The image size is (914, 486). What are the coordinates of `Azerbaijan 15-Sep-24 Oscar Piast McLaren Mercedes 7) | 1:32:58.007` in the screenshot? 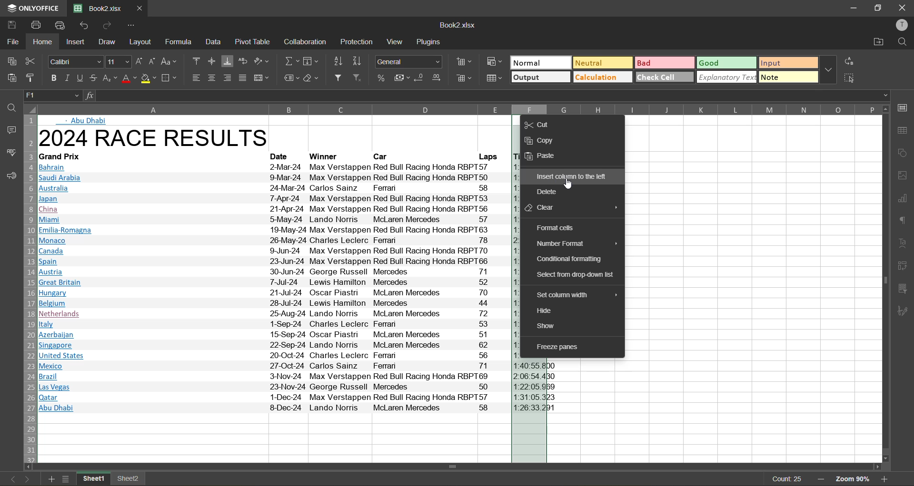 It's located at (271, 335).